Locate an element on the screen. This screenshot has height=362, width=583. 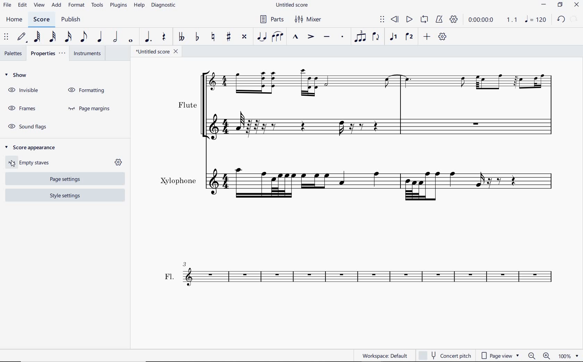
FORMAT is located at coordinates (76, 6).